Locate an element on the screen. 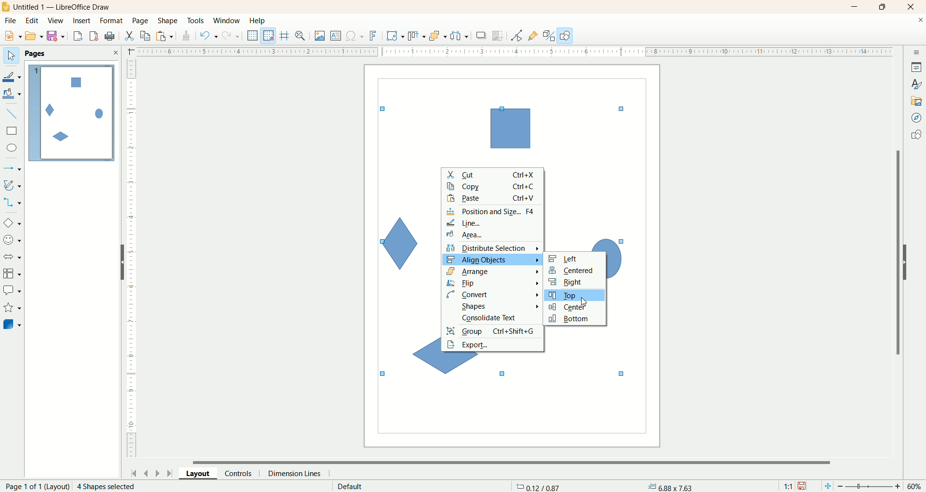  hide is located at coordinates (910, 260).